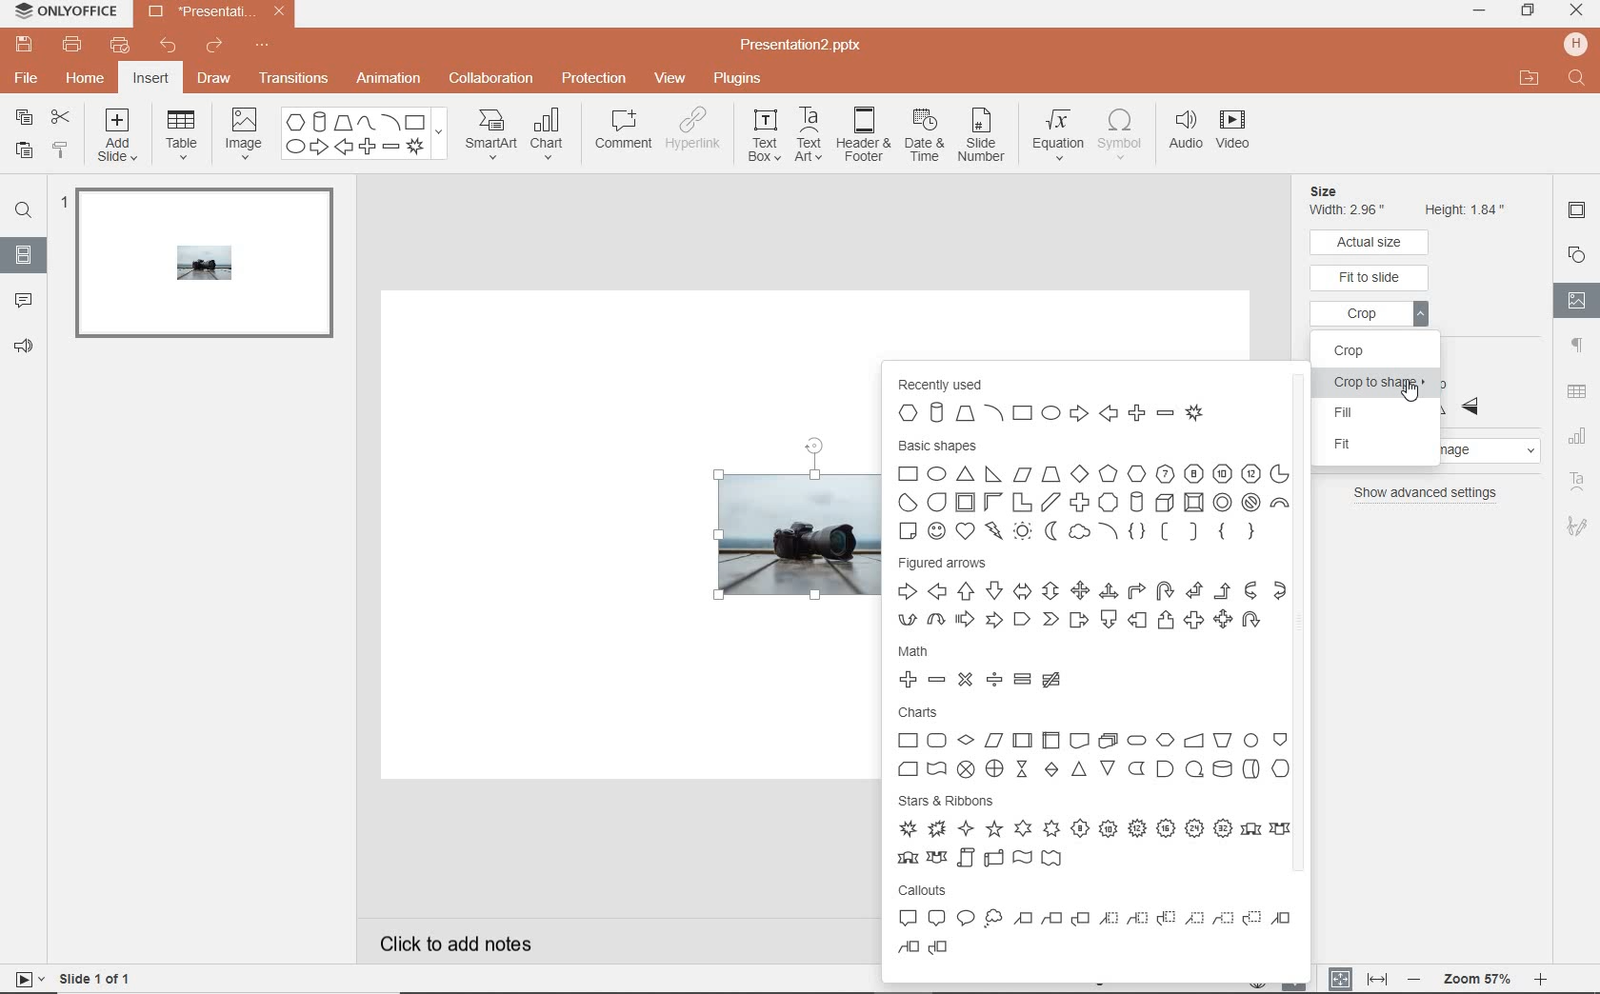  I want to click on find, so click(24, 209).